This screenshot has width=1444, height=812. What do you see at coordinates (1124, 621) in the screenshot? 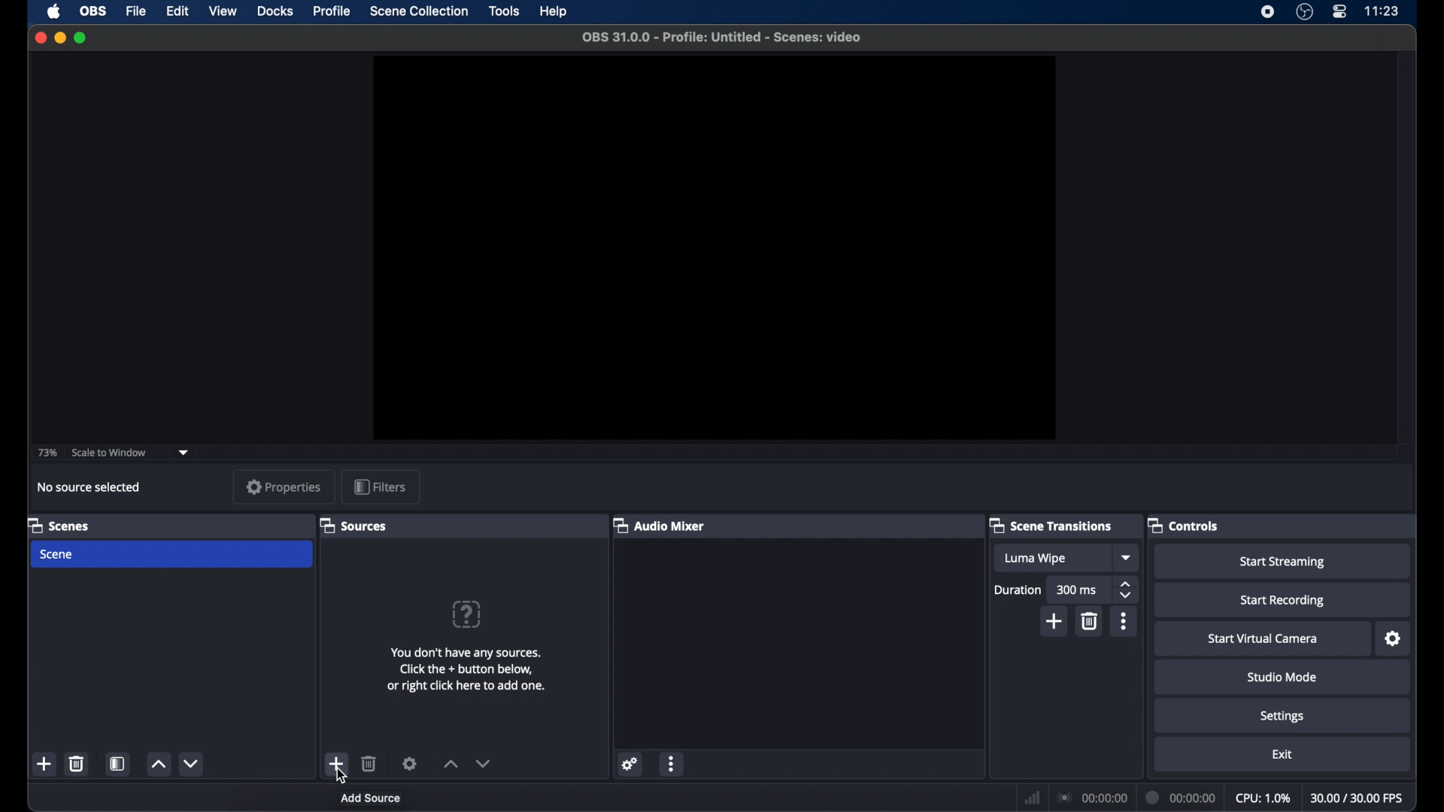
I see `more options` at bounding box center [1124, 621].